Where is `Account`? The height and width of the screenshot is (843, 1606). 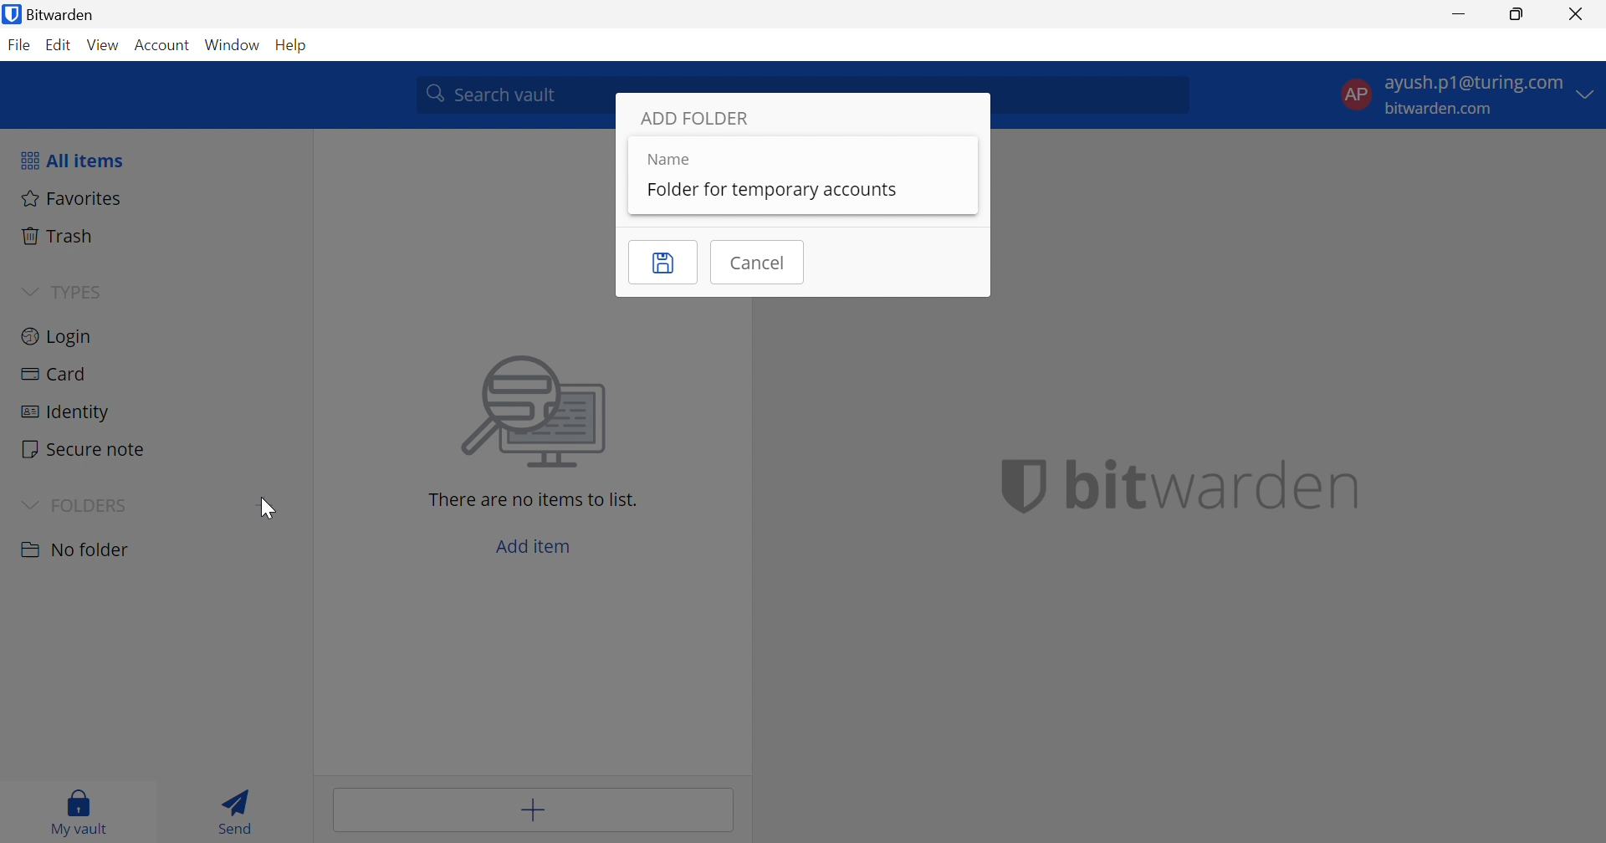 Account is located at coordinates (162, 46).